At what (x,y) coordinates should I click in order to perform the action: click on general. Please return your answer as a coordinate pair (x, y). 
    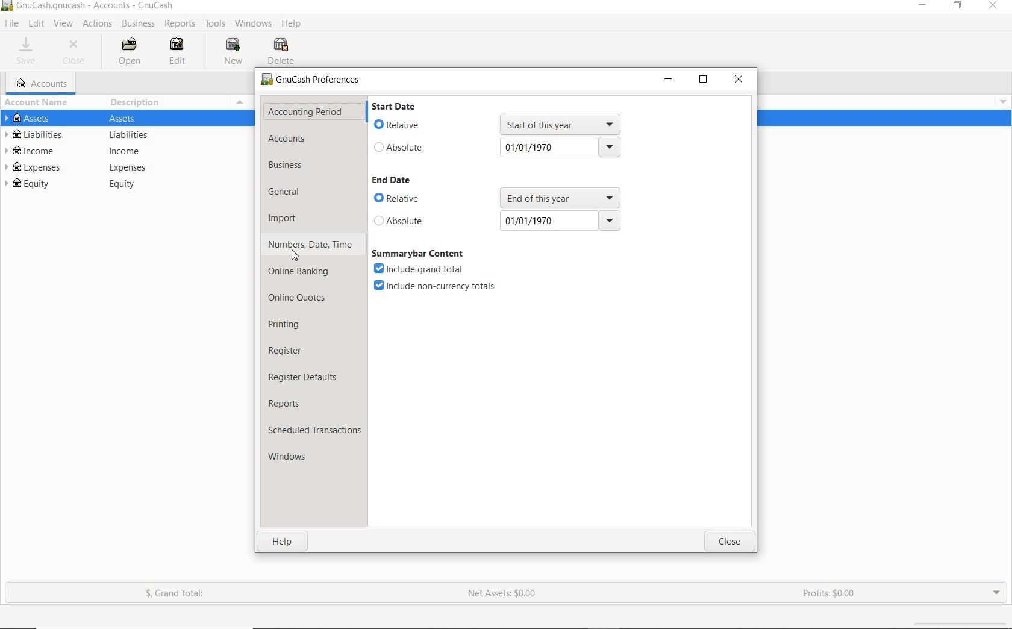
    Looking at the image, I should click on (292, 193).